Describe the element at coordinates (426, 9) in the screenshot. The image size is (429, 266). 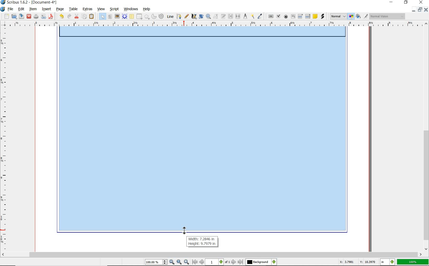
I see `close` at that location.